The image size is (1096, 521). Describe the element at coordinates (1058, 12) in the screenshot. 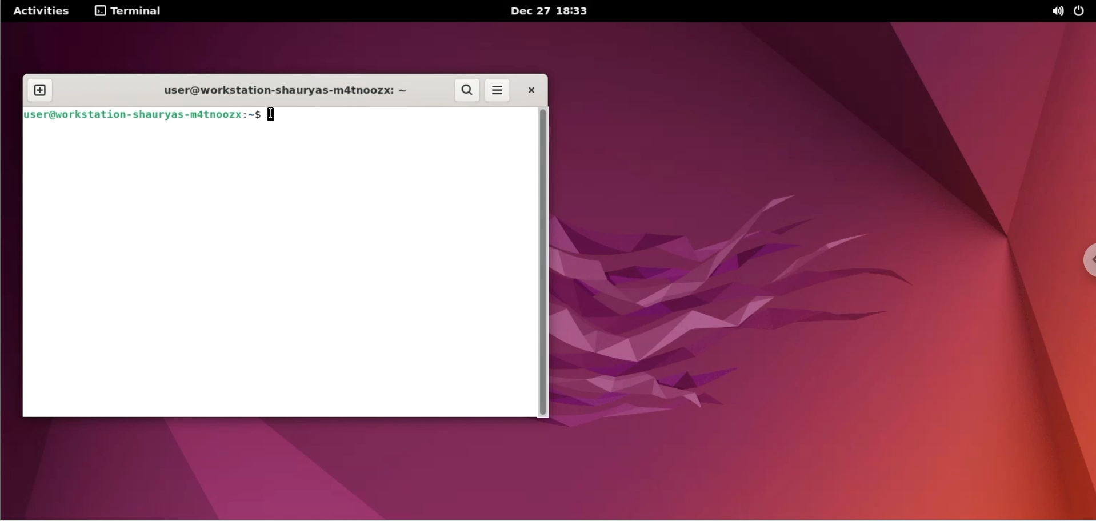

I see `Sound` at that location.